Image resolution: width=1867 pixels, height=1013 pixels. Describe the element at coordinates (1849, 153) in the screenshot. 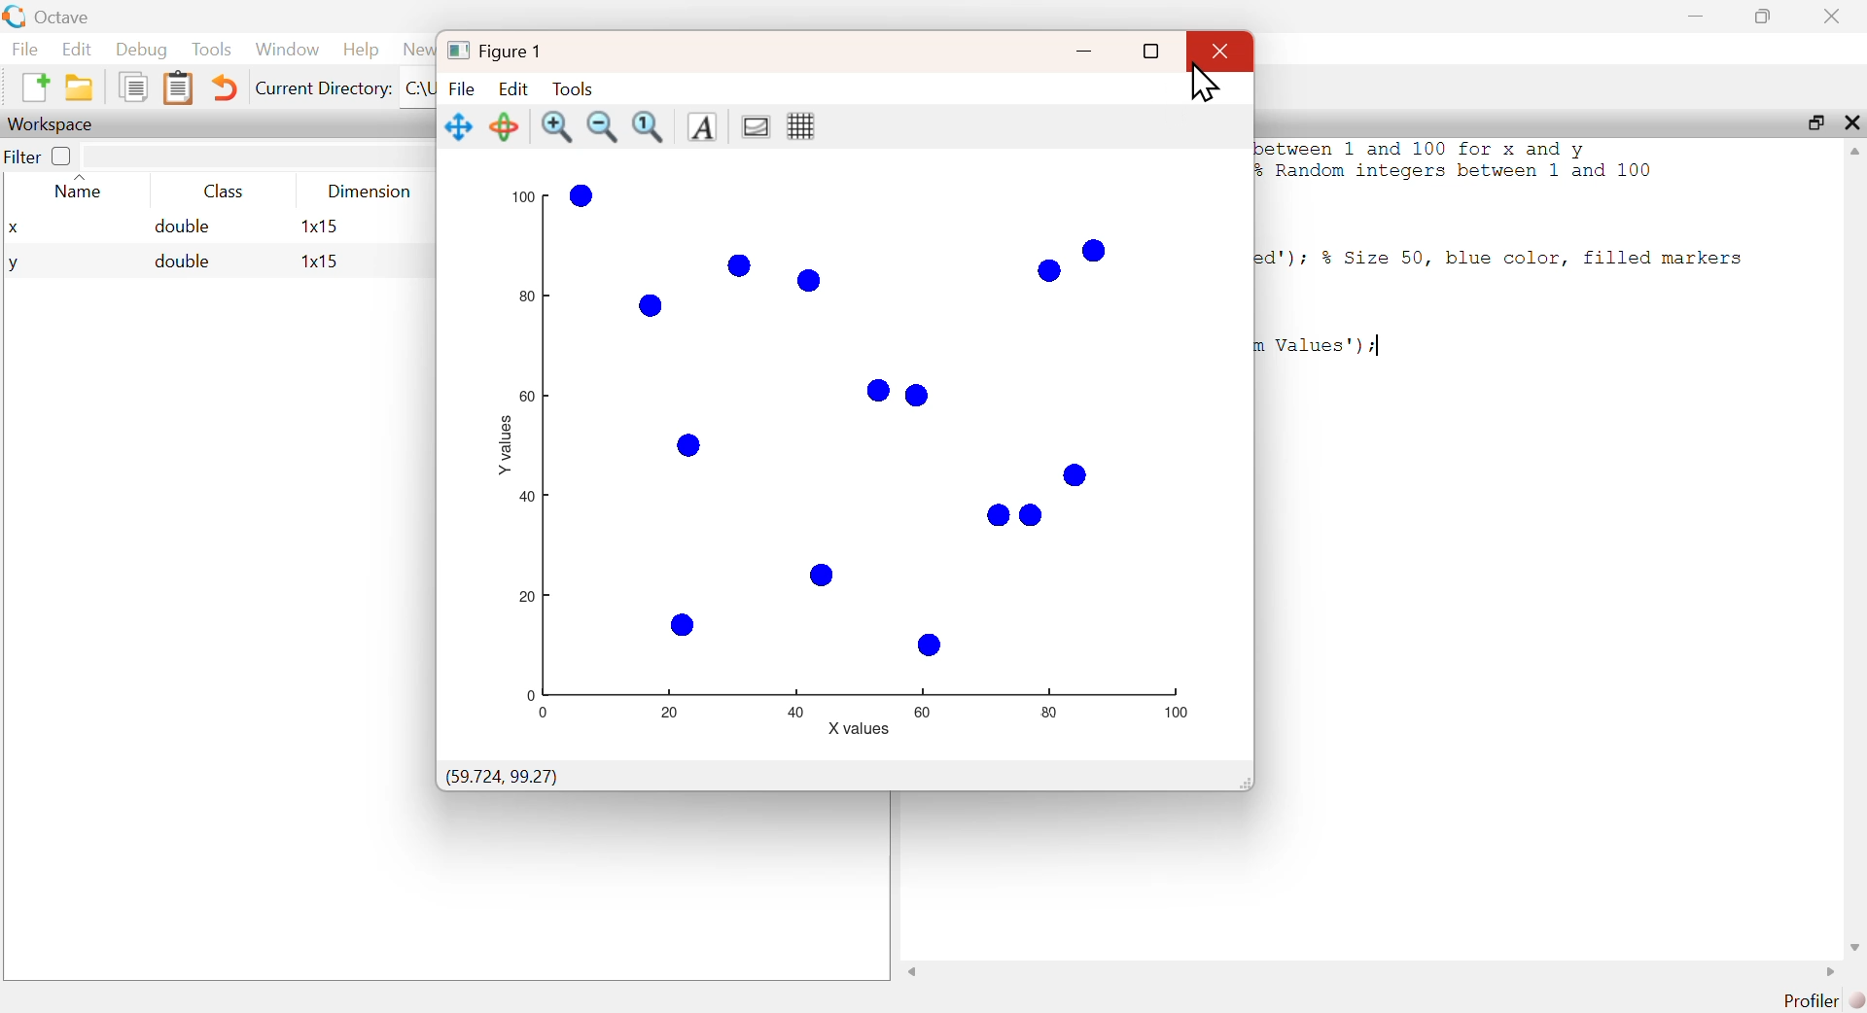

I see `scroll up` at that location.